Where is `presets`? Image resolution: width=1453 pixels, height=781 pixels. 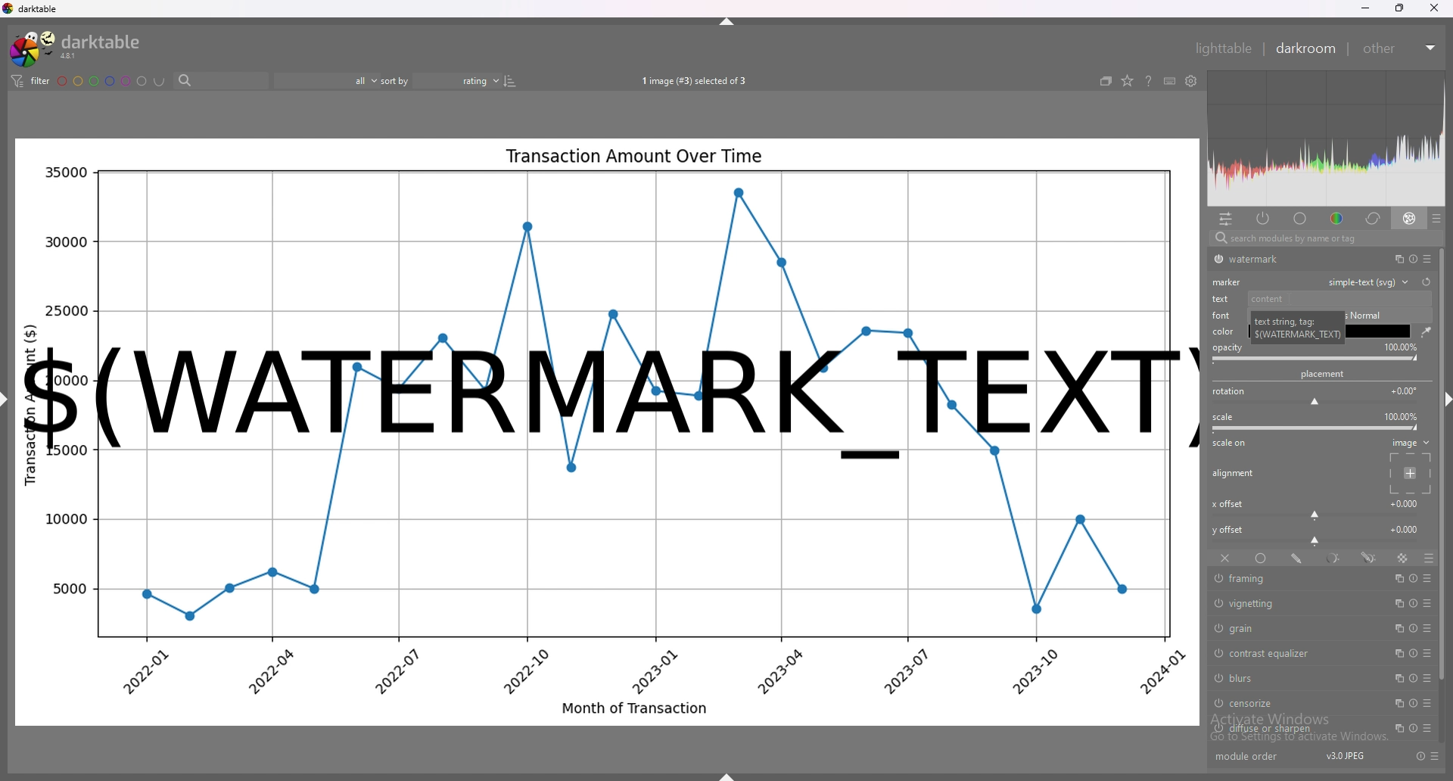
presets is located at coordinates (1428, 654).